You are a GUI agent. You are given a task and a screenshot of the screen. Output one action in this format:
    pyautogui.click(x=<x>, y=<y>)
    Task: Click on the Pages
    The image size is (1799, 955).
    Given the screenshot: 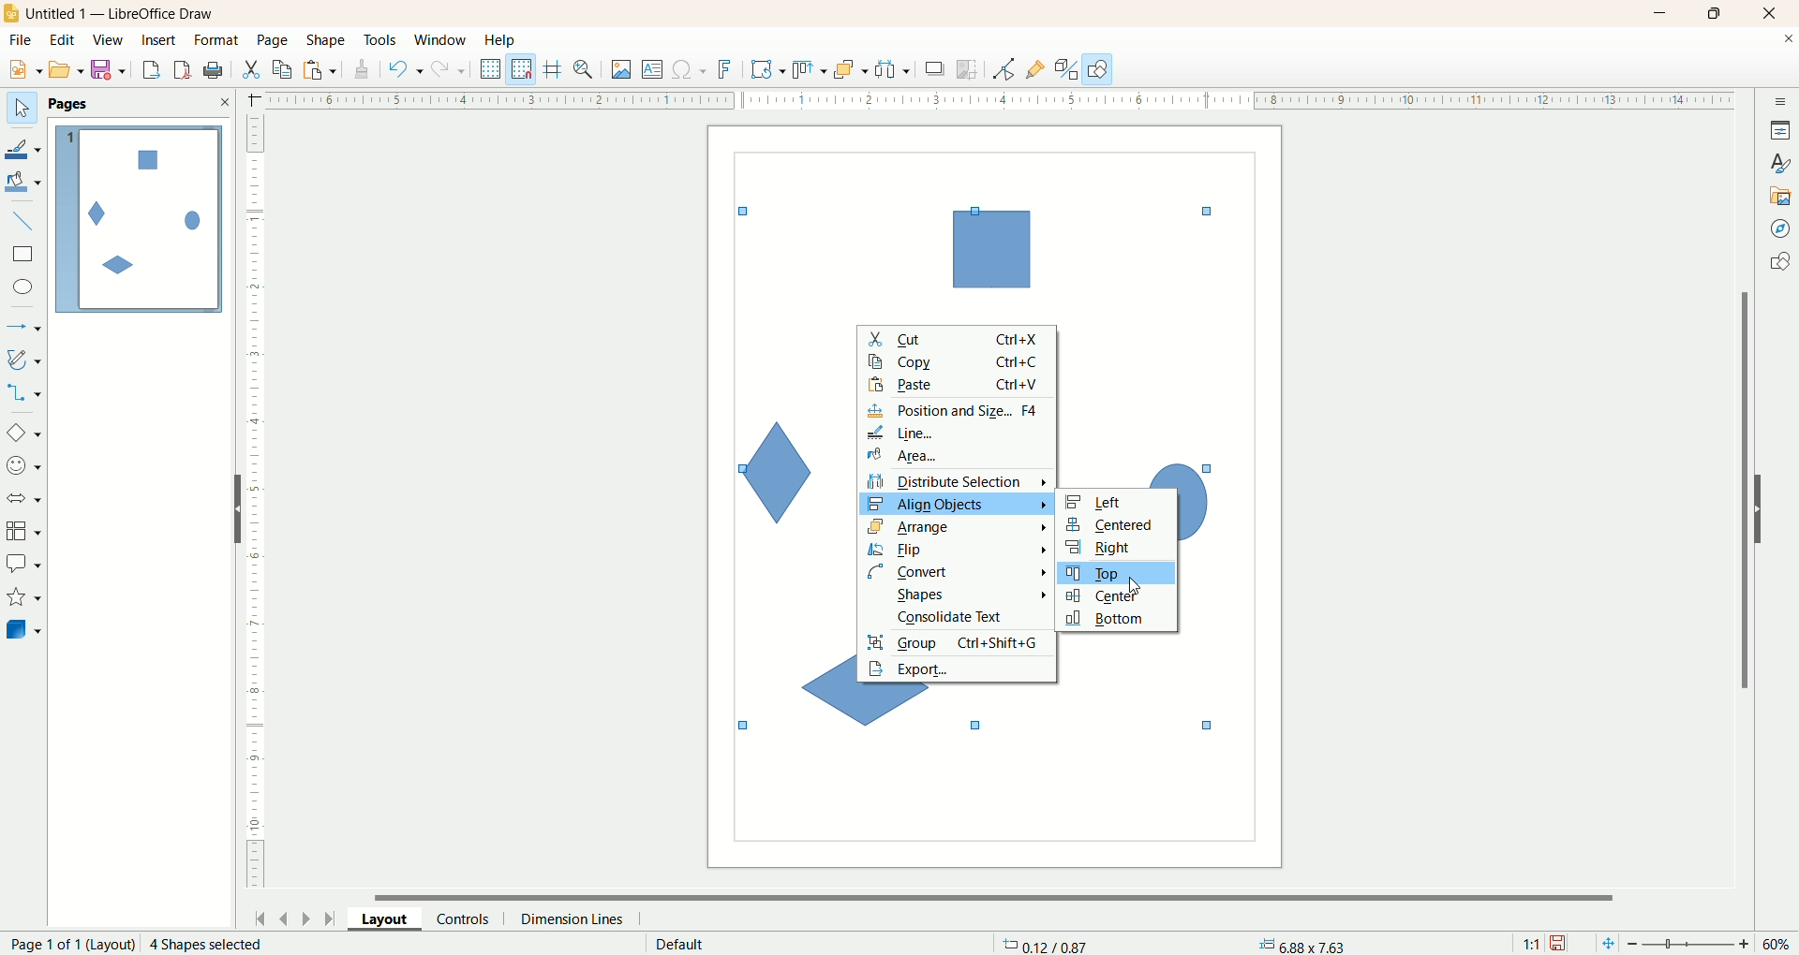 What is the action you would take?
    pyautogui.click(x=72, y=105)
    